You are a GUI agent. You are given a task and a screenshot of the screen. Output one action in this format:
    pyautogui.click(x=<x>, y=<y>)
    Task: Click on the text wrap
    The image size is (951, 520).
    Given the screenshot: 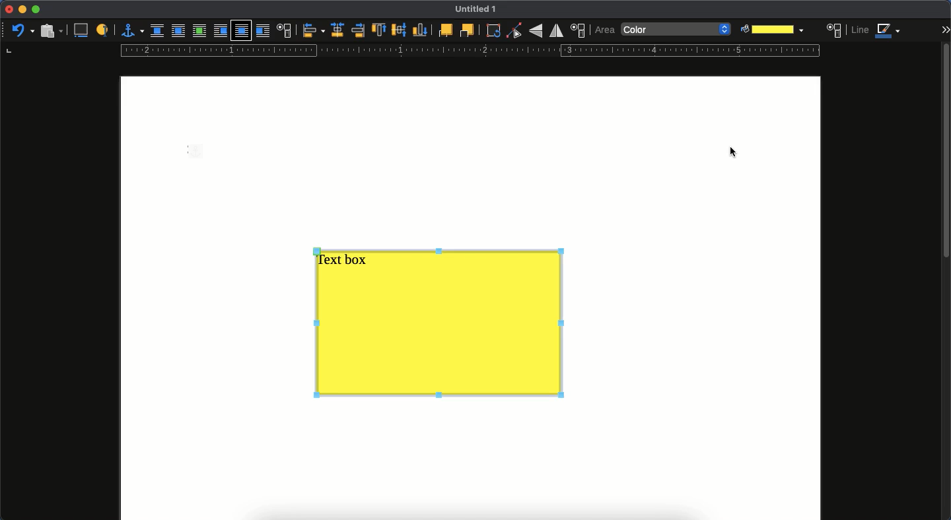 What is the action you would take?
    pyautogui.click(x=285, y=30)
    